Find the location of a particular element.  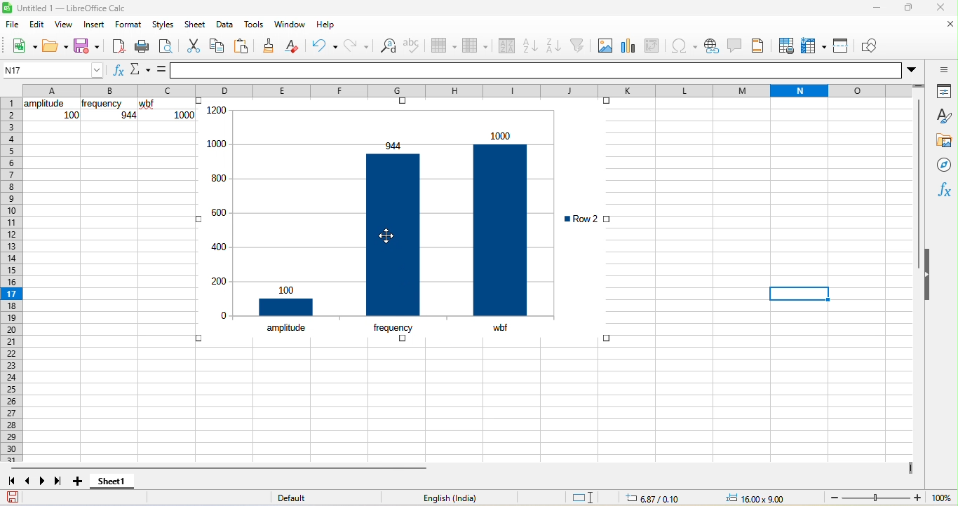

find and replace is located at coordinates (389, 47).